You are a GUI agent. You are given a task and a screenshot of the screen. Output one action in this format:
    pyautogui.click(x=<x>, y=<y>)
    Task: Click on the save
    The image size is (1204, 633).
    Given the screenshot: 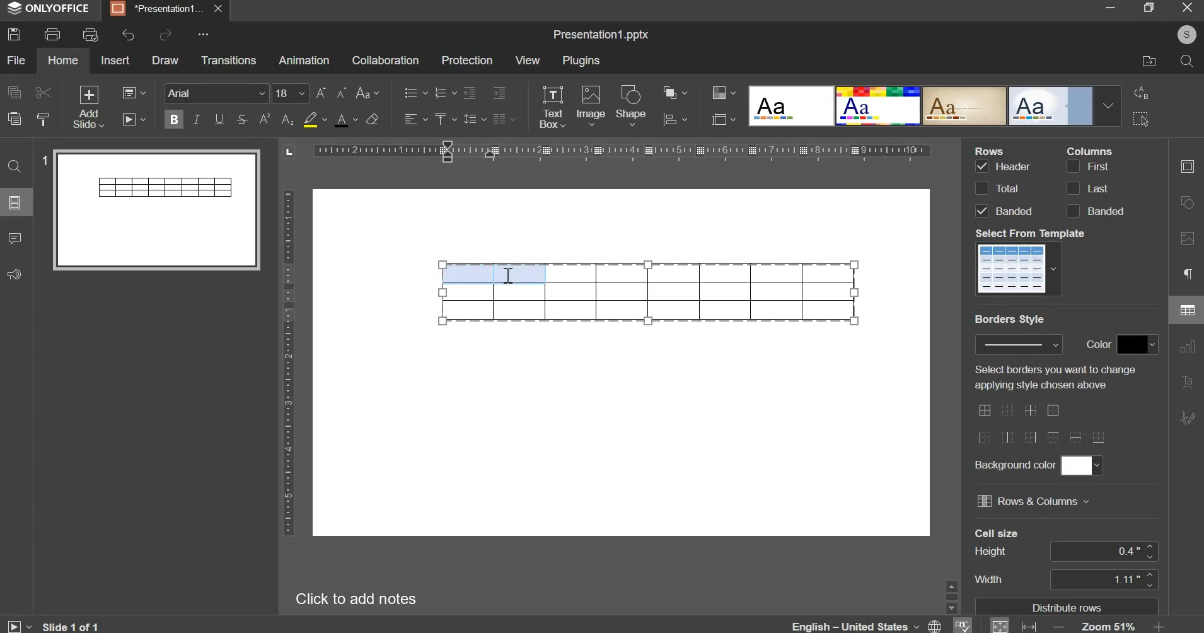 What is the action you would take?
    pyautogui.click(x=14, y=34)
    